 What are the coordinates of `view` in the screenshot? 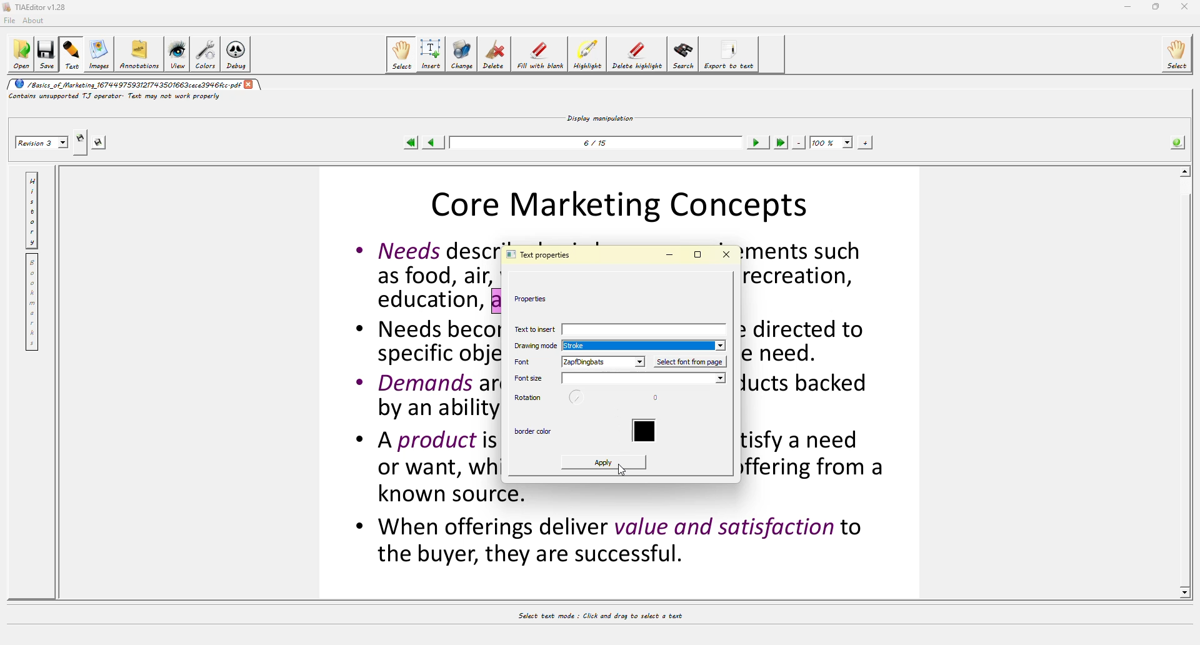 It's located at (177, 53).